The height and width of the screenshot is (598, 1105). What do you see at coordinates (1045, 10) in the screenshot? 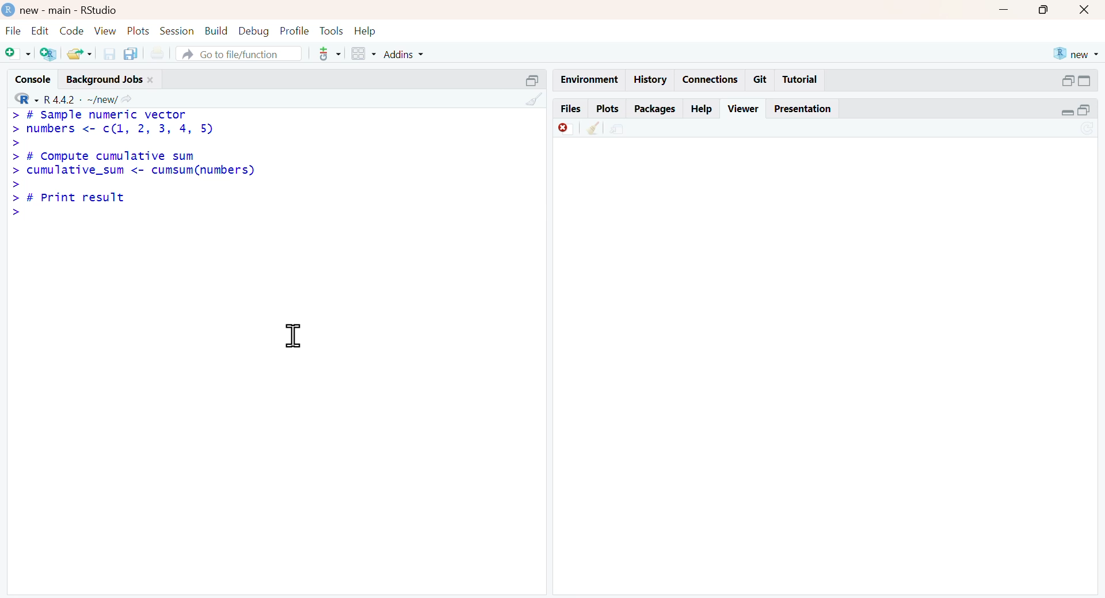
I see `maximize` at bounding box center [1045, 10].